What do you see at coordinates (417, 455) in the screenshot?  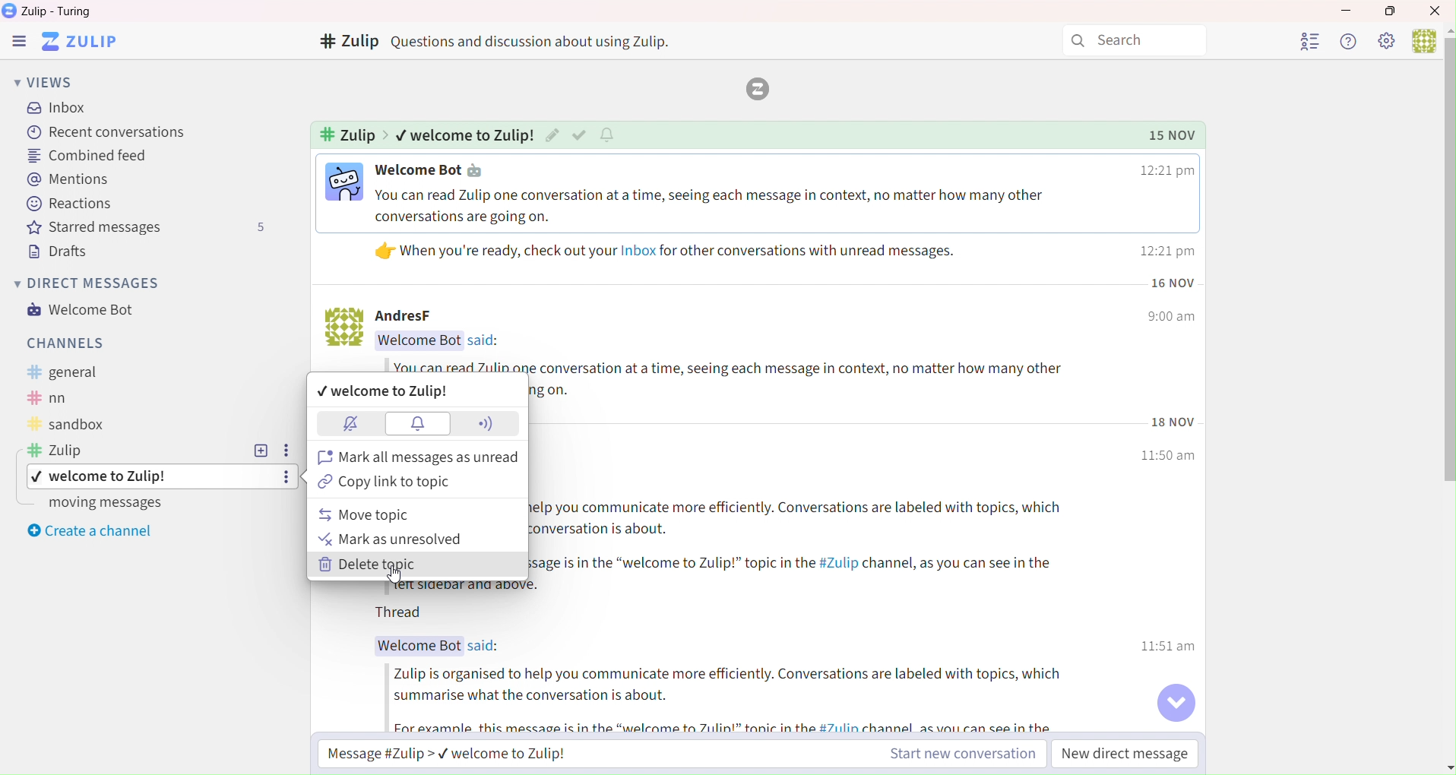 I see `Mark all messages as unread` at bounding box center [417, 455].